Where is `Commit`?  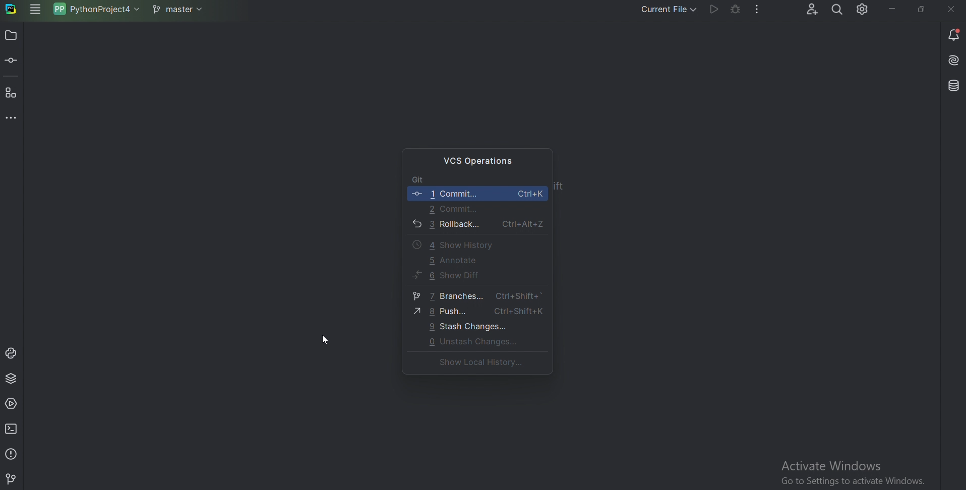 Commit is located at coordinates (476, 194).